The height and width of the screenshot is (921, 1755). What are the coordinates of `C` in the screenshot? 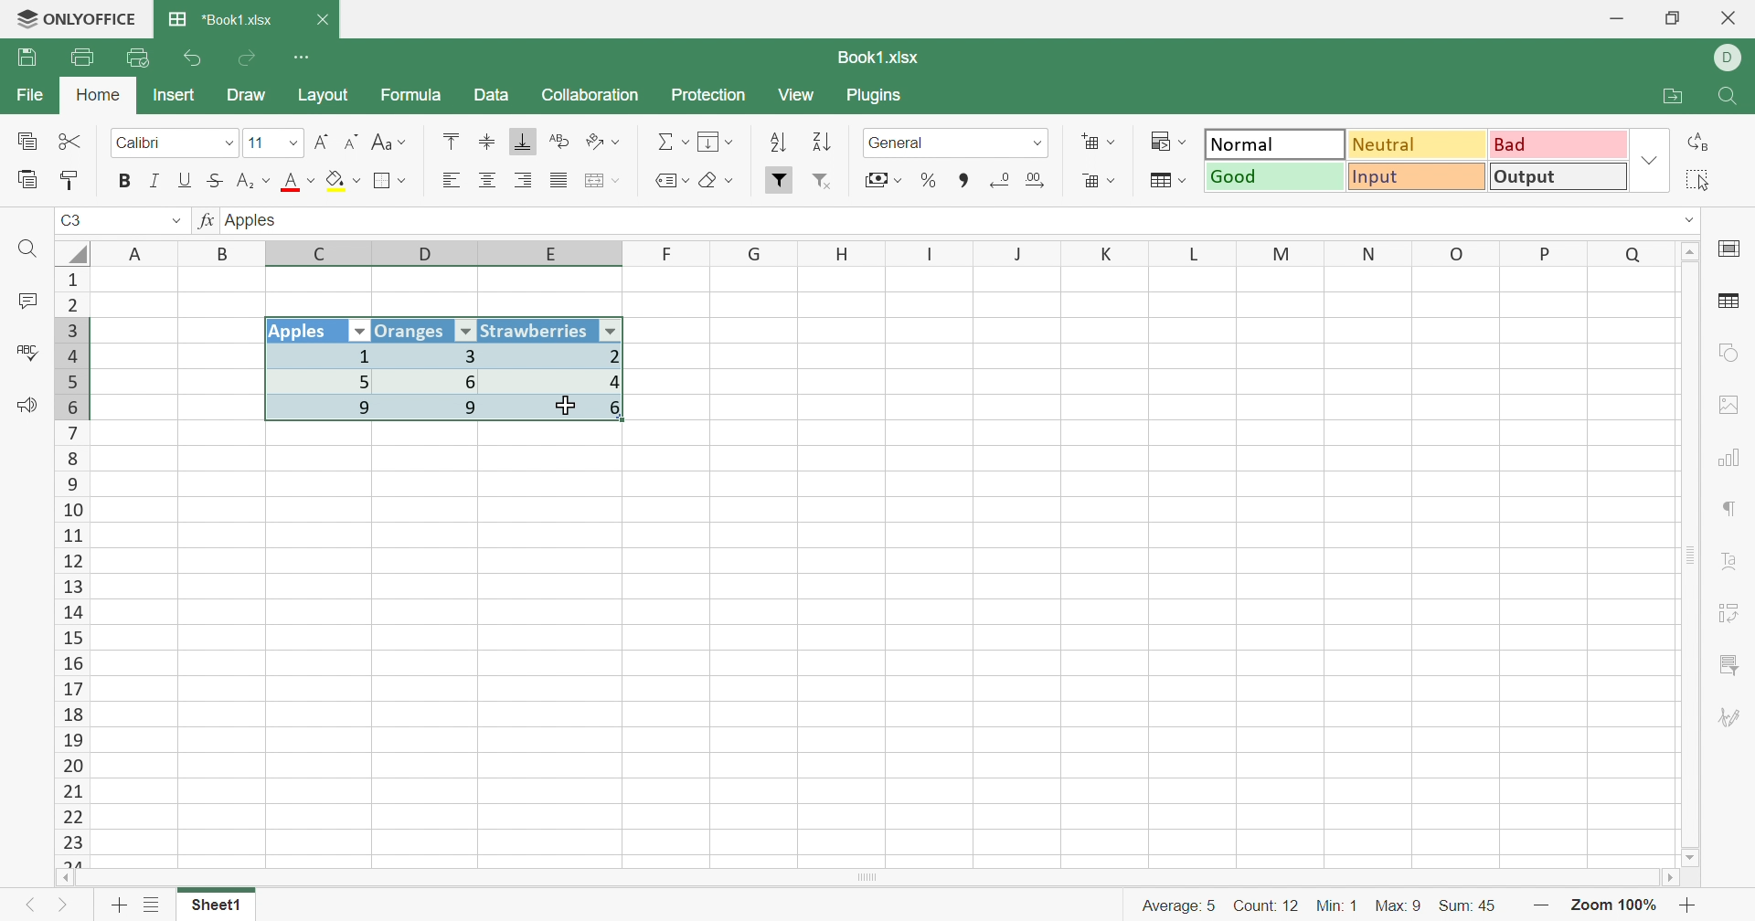 It's located at (323, 255).